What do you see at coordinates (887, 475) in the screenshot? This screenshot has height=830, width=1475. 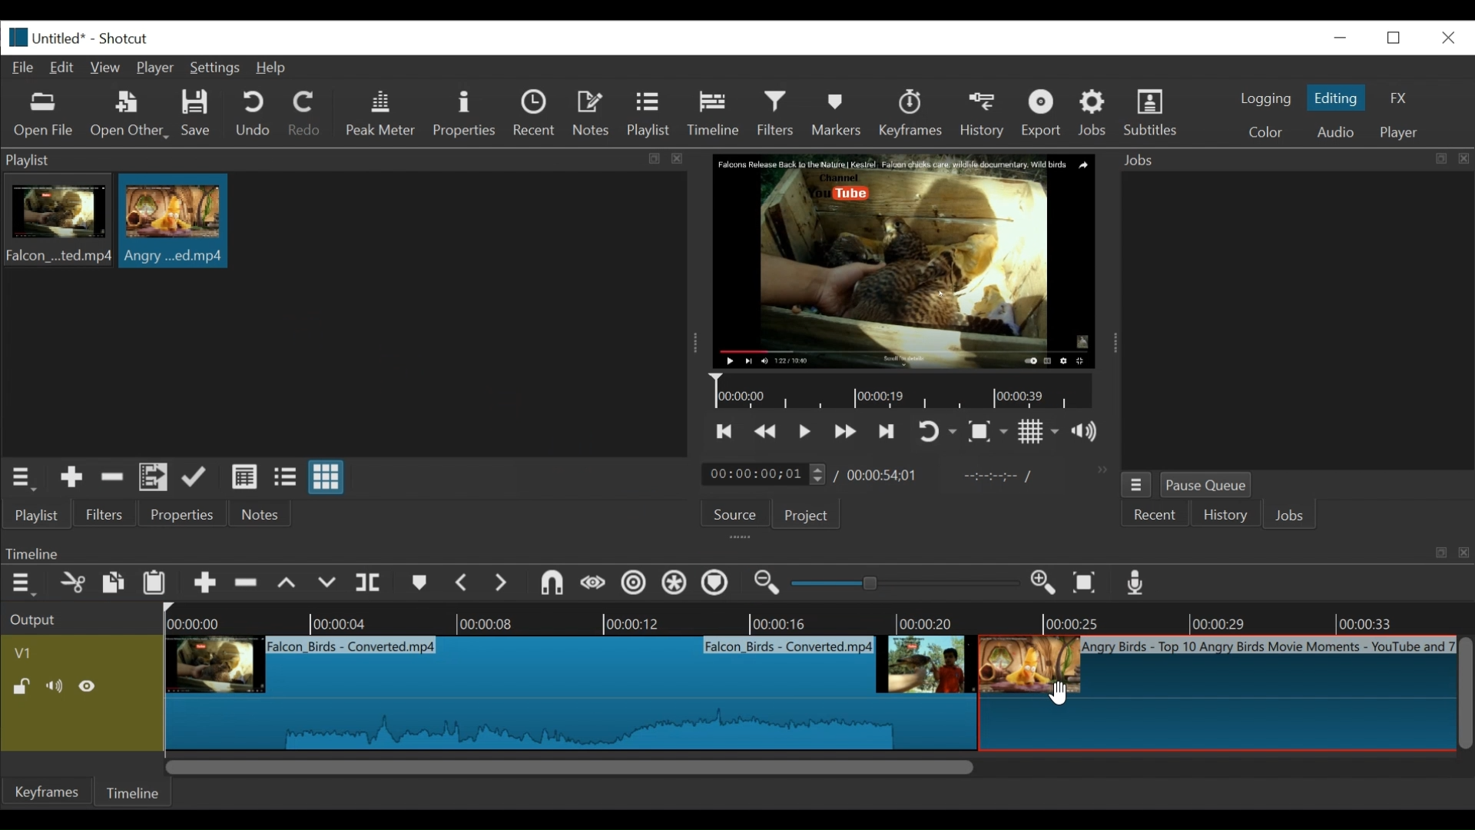 I see `Total duration` at bounding box center [887, 475].